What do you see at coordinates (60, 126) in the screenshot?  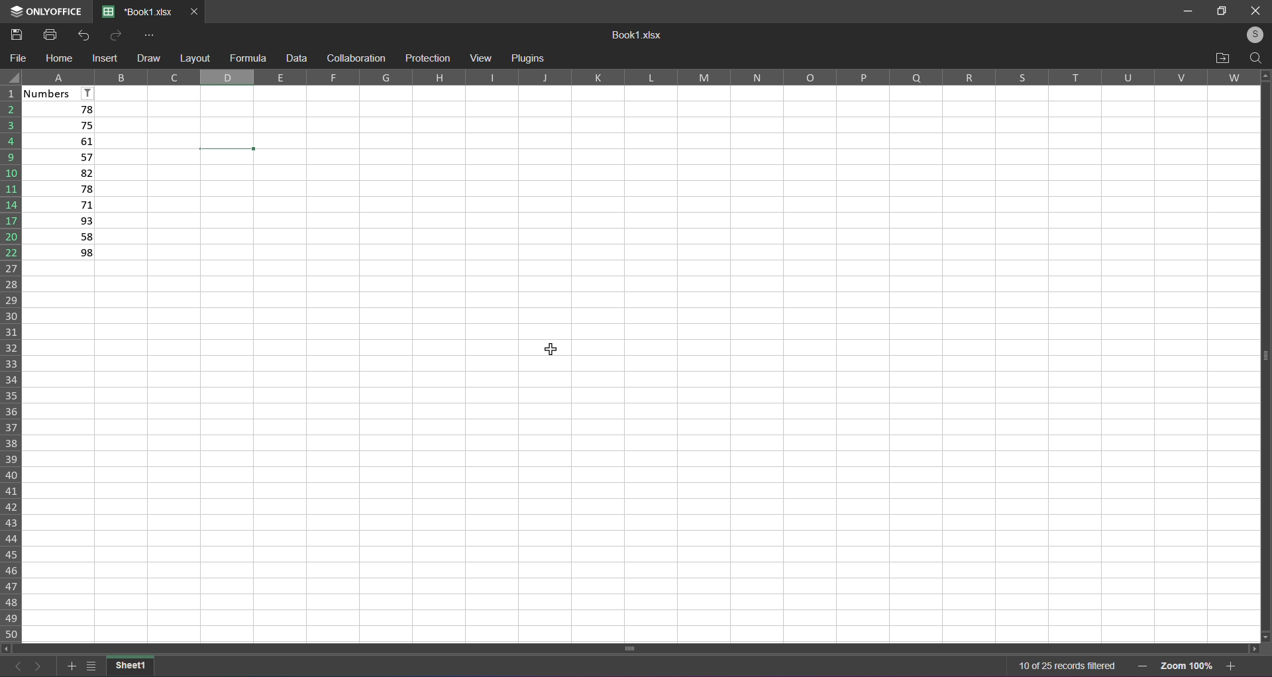 I see `75` at bounding box center [60, 126].